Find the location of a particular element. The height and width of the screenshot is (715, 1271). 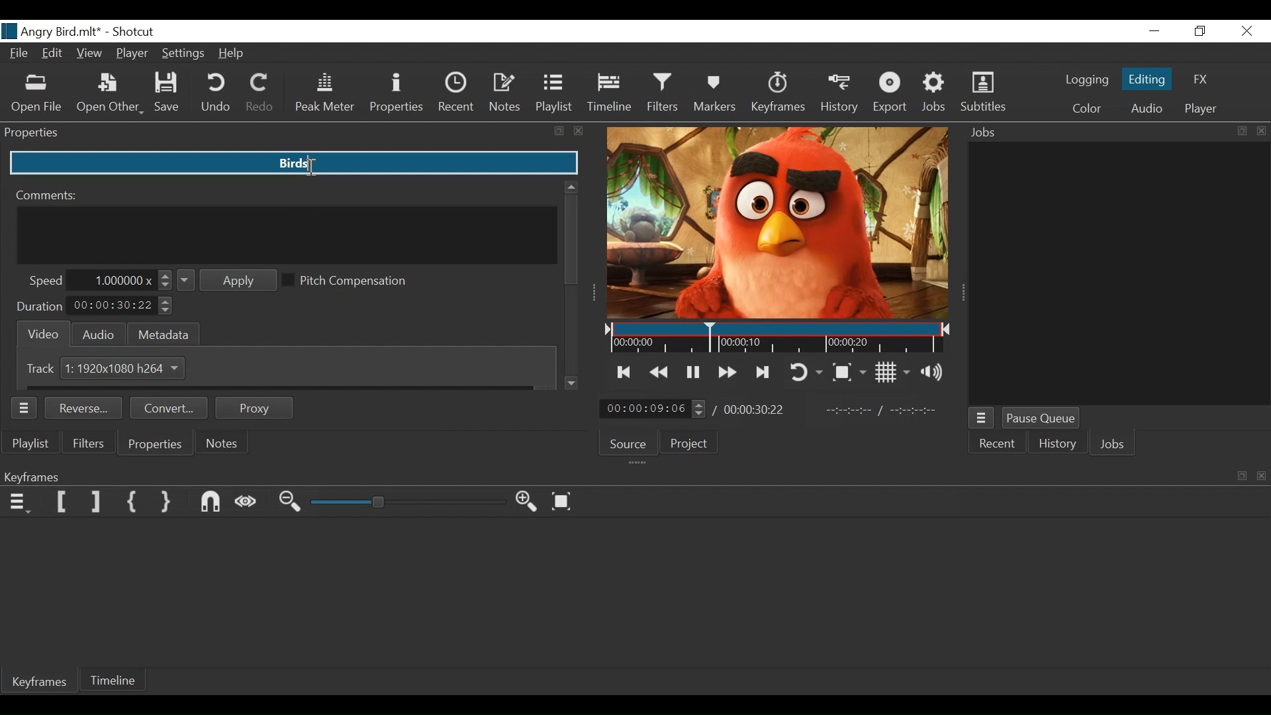

Restore is located at coordinates (1201, 30).